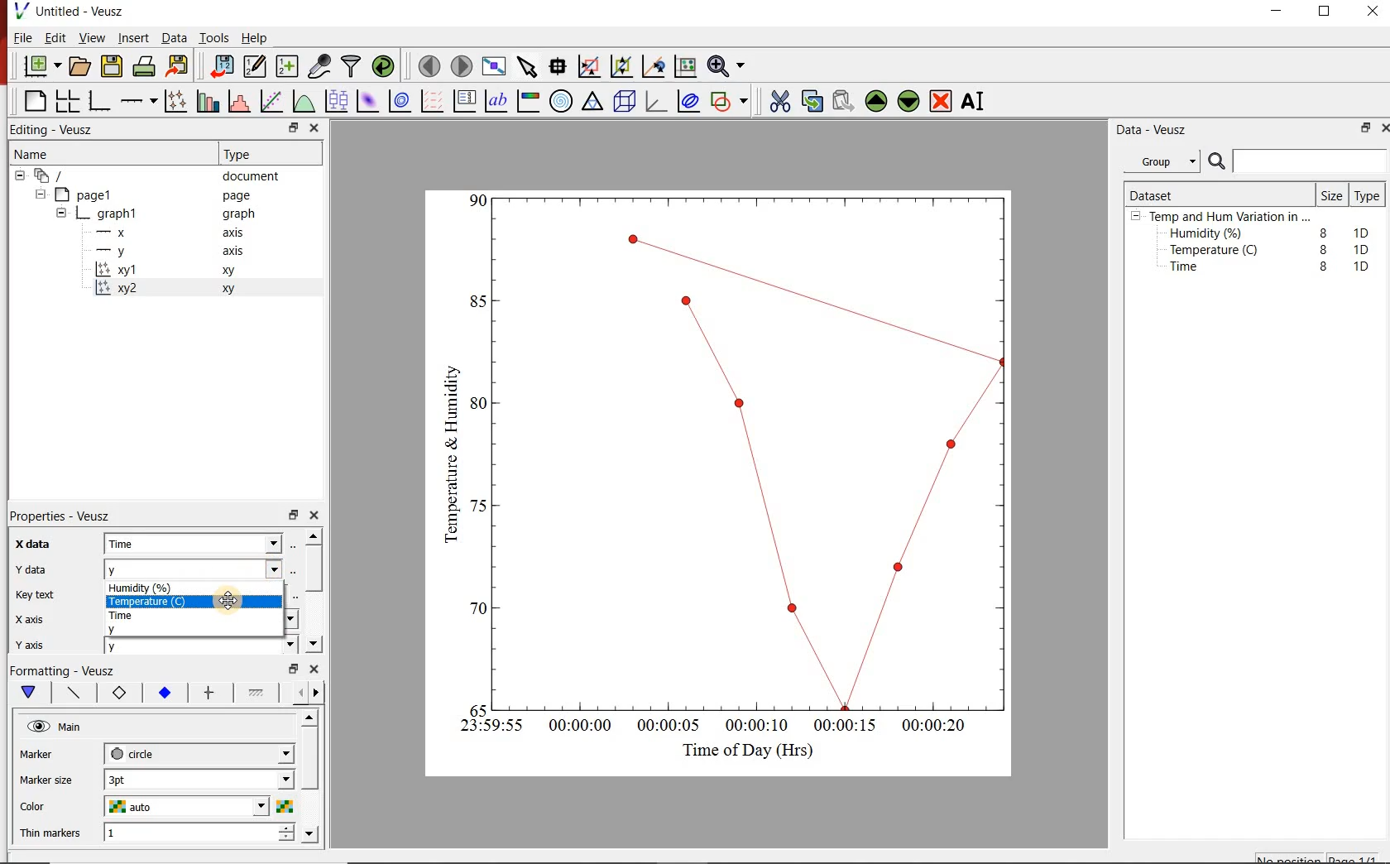 This screenshot has height=864, width=1390. What do you see at coordinates (57, 129) in the screenshot?
I see `Editing - Veusz` at bounding box center [57, 129].